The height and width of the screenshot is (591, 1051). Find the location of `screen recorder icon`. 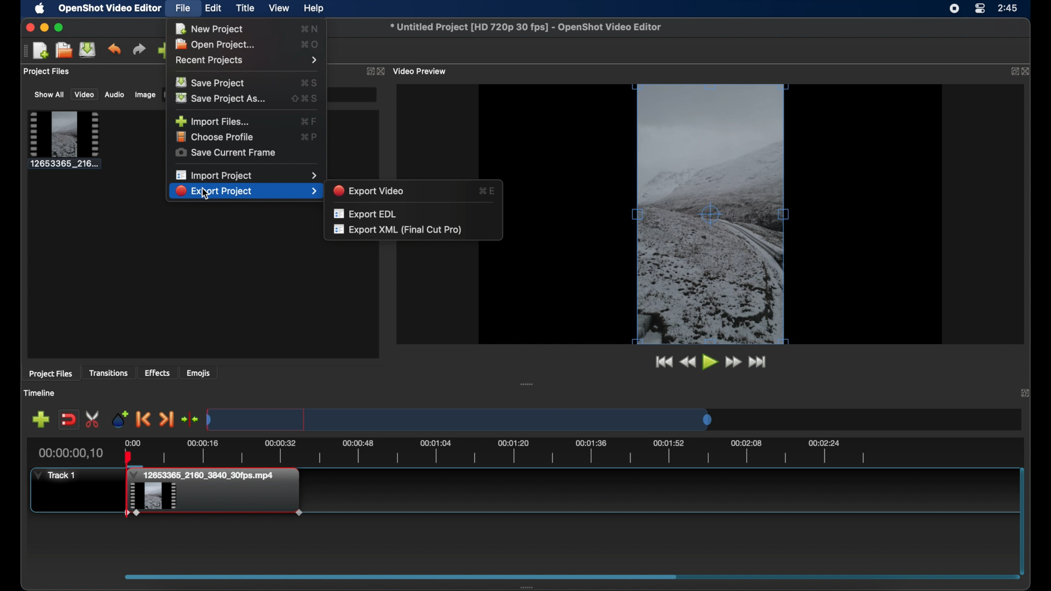

screen recorder icon is located at coordinates (954, 10).